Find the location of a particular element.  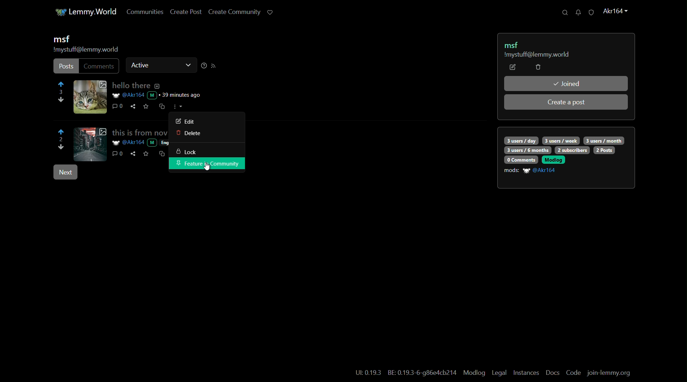

server name is located at coordinates (94, 11).